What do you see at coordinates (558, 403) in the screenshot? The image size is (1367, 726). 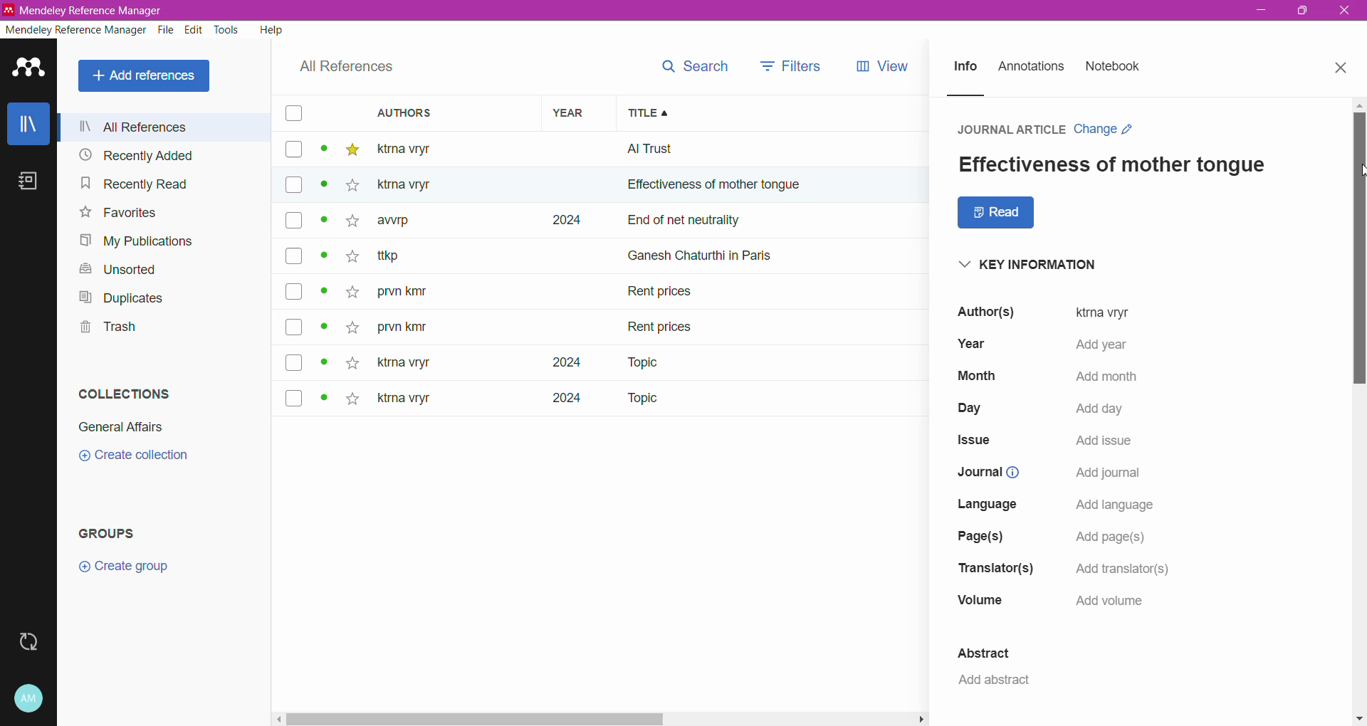 I see `2024` at bounding box center [558, 403].